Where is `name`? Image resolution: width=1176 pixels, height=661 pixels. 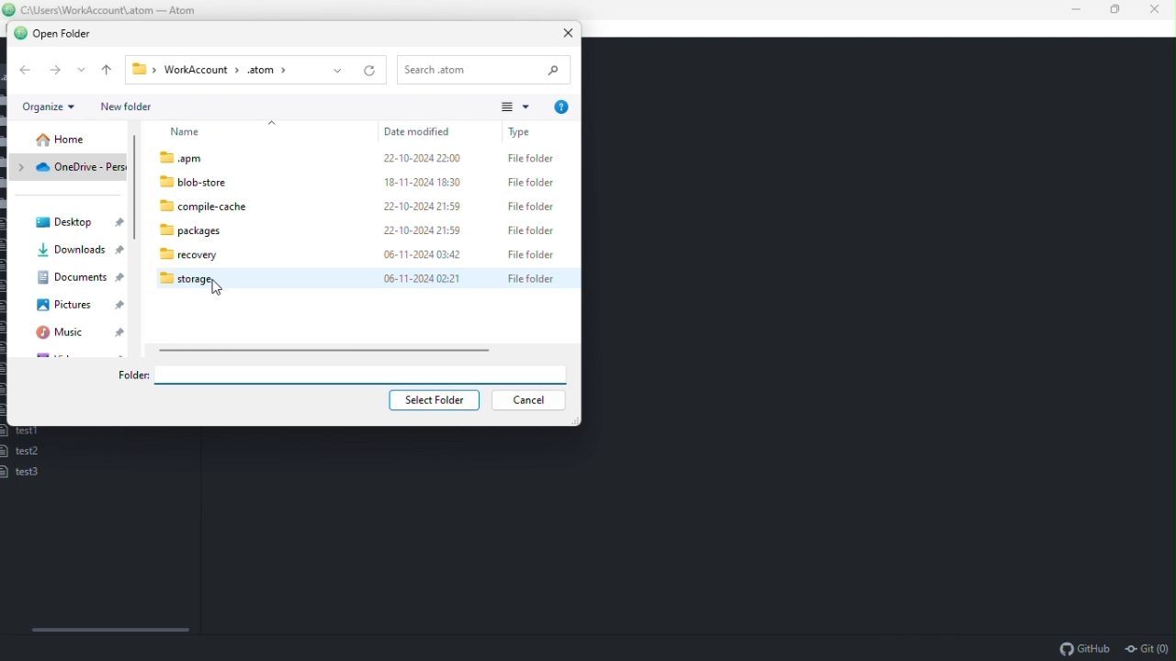 name is located at coordinates (226, 131).